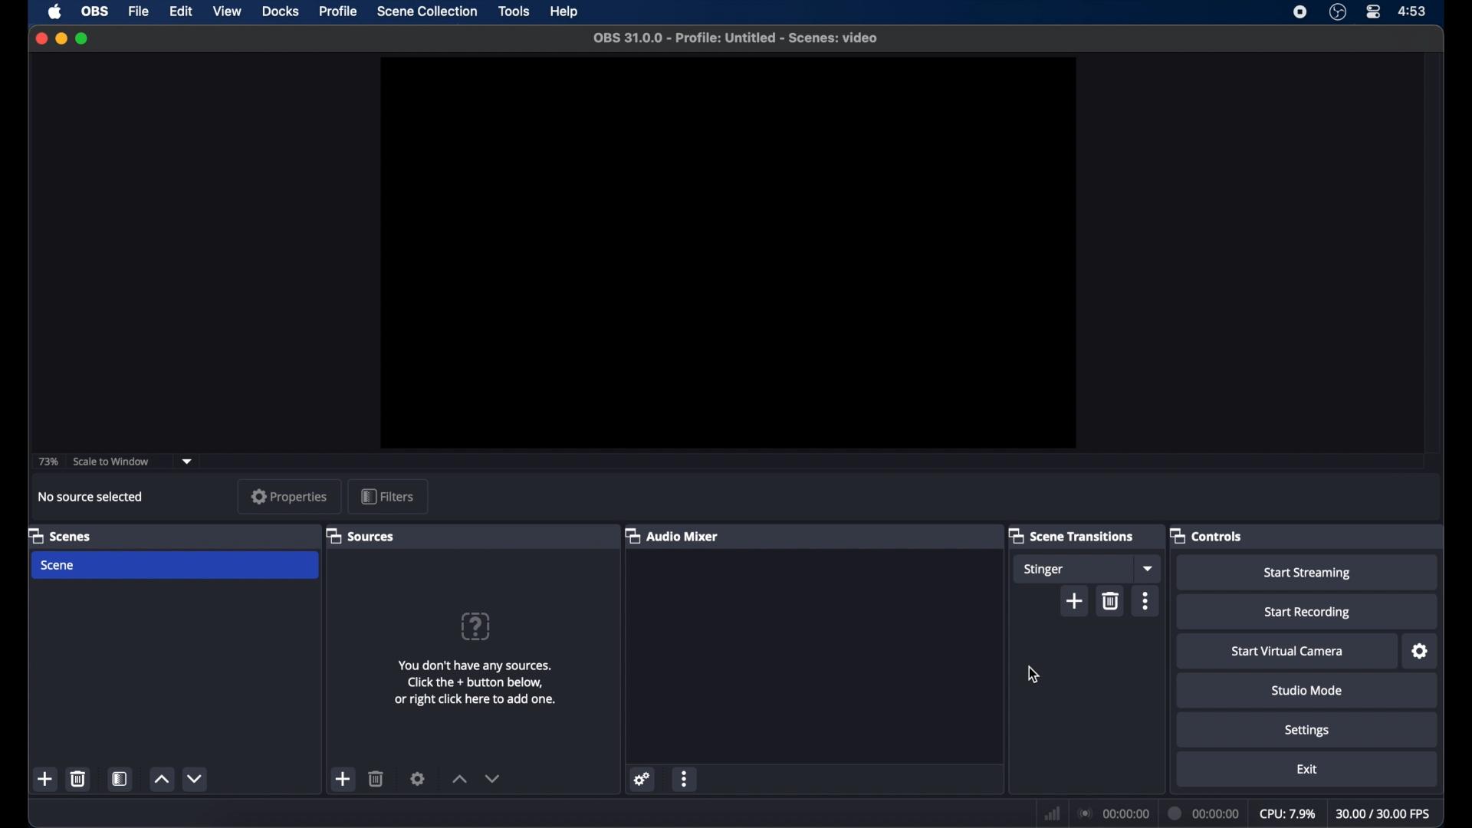 This screenshot has height=828, width=1472. What do you see at coordinates (1286, 813) in the screenshot?
I see `cpu` at bounding box center [1286, 813].